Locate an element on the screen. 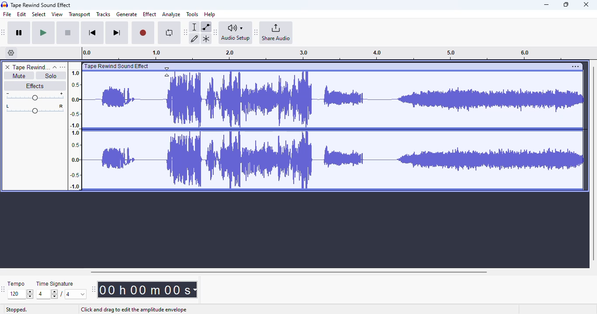 The width and height of the screenshot is (597, 314). tools is located at coordinates (192, 14).